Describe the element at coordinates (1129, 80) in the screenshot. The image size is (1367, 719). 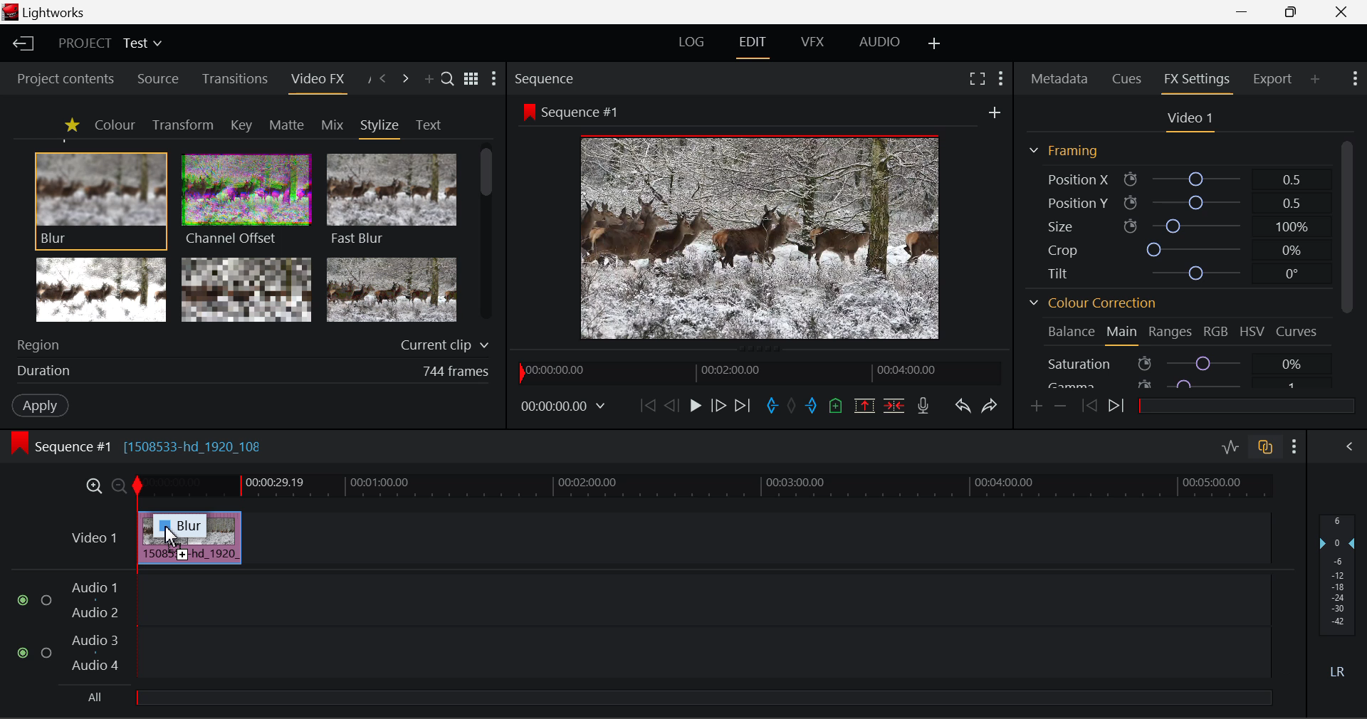
I see `Cues` at that location.